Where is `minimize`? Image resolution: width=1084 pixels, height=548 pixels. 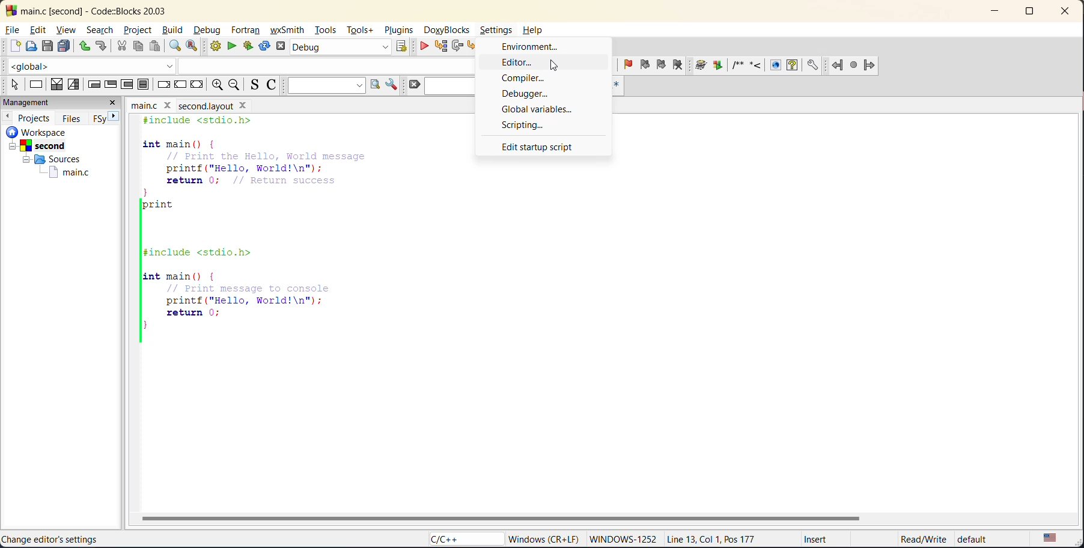 minimize is located at coordinates (995, 13).